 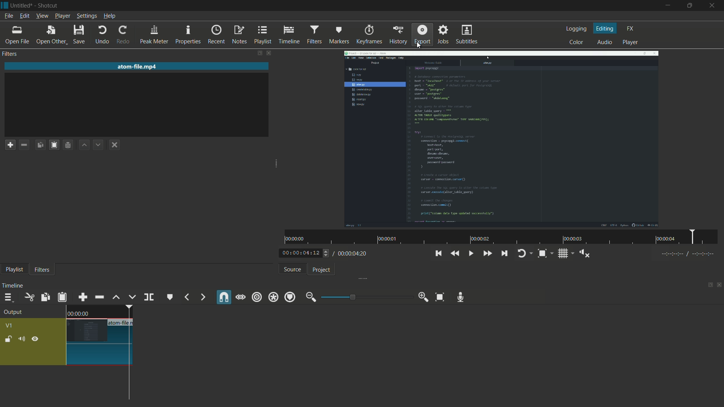 What do you see at coordinates (203, 297) in the screenshot?
I see `next marker` at bounding box center [203, 297].